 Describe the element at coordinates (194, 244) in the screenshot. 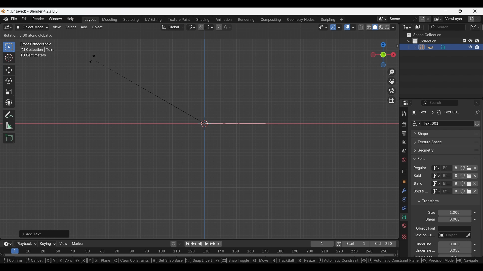

I see `Jump to key frame` at that location.